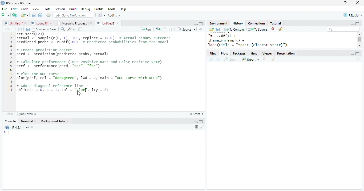 The width and height of the screenshot is (364, 191). I want to click on minimize, so click(196, 122).